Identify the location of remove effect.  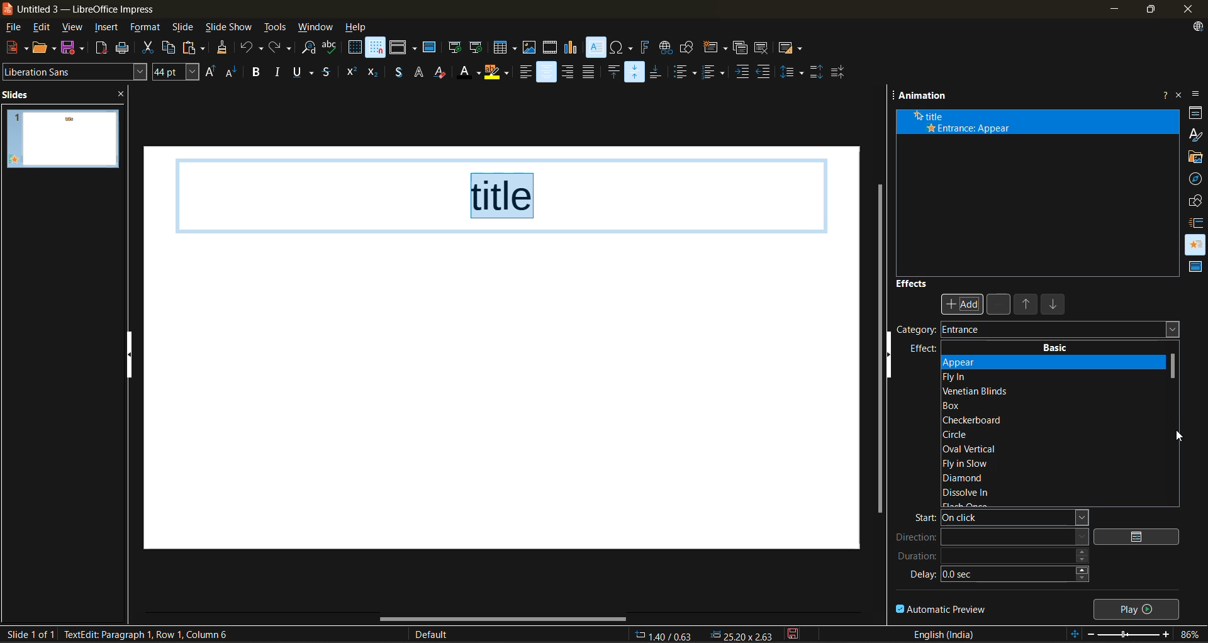
(997, 304).